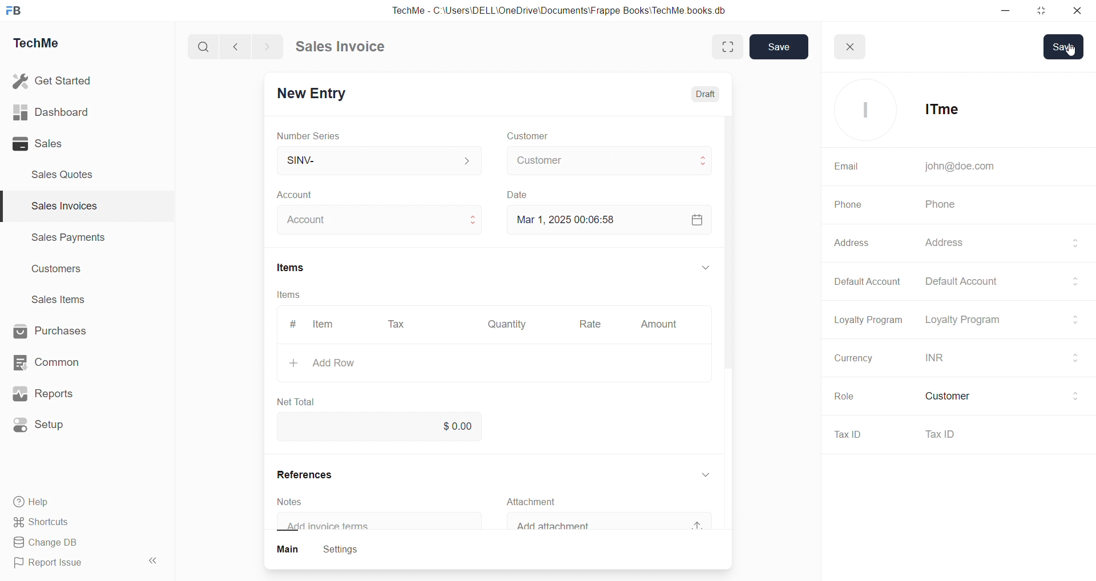  I want to click on Close, so click(853, 43).